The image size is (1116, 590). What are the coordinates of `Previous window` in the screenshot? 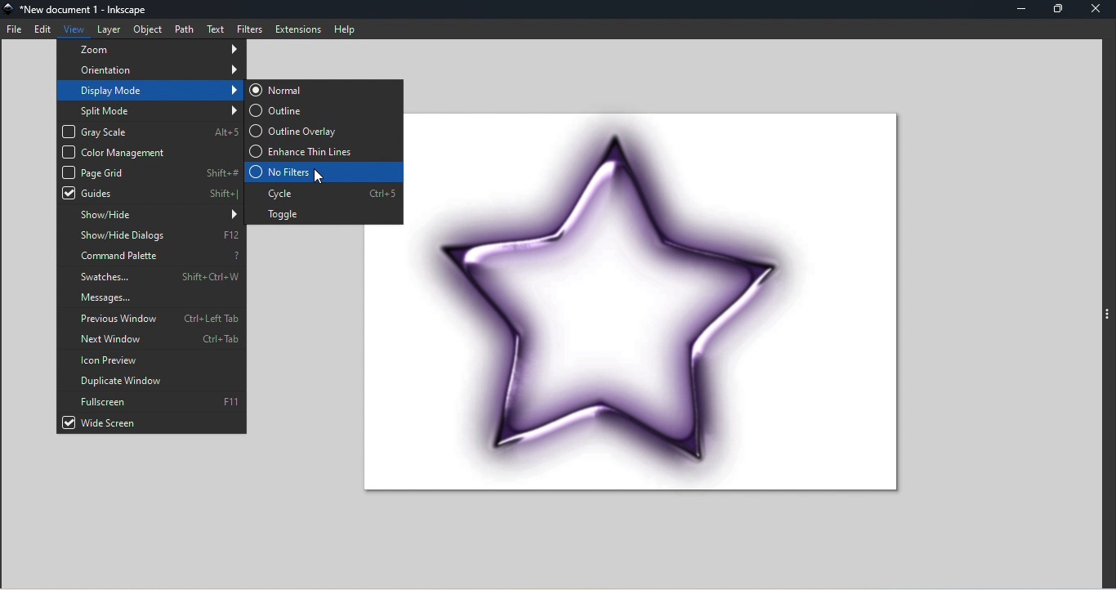 It's located at (152, 319).